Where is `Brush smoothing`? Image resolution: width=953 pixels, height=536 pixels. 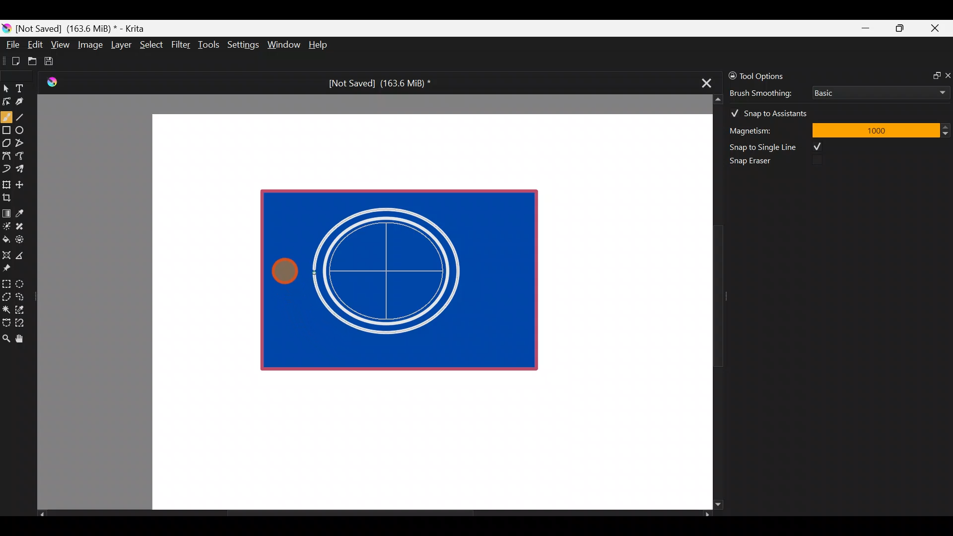 Brush smoothing is located at coordinates (767, 92).